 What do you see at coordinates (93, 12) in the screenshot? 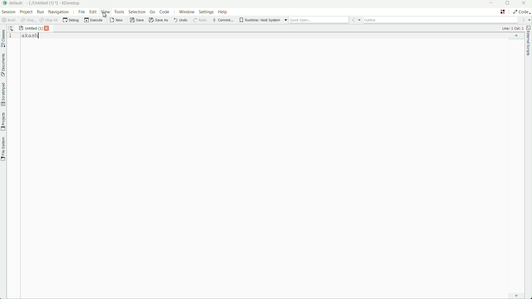
I see `edit` at bounding box center [93, 12].